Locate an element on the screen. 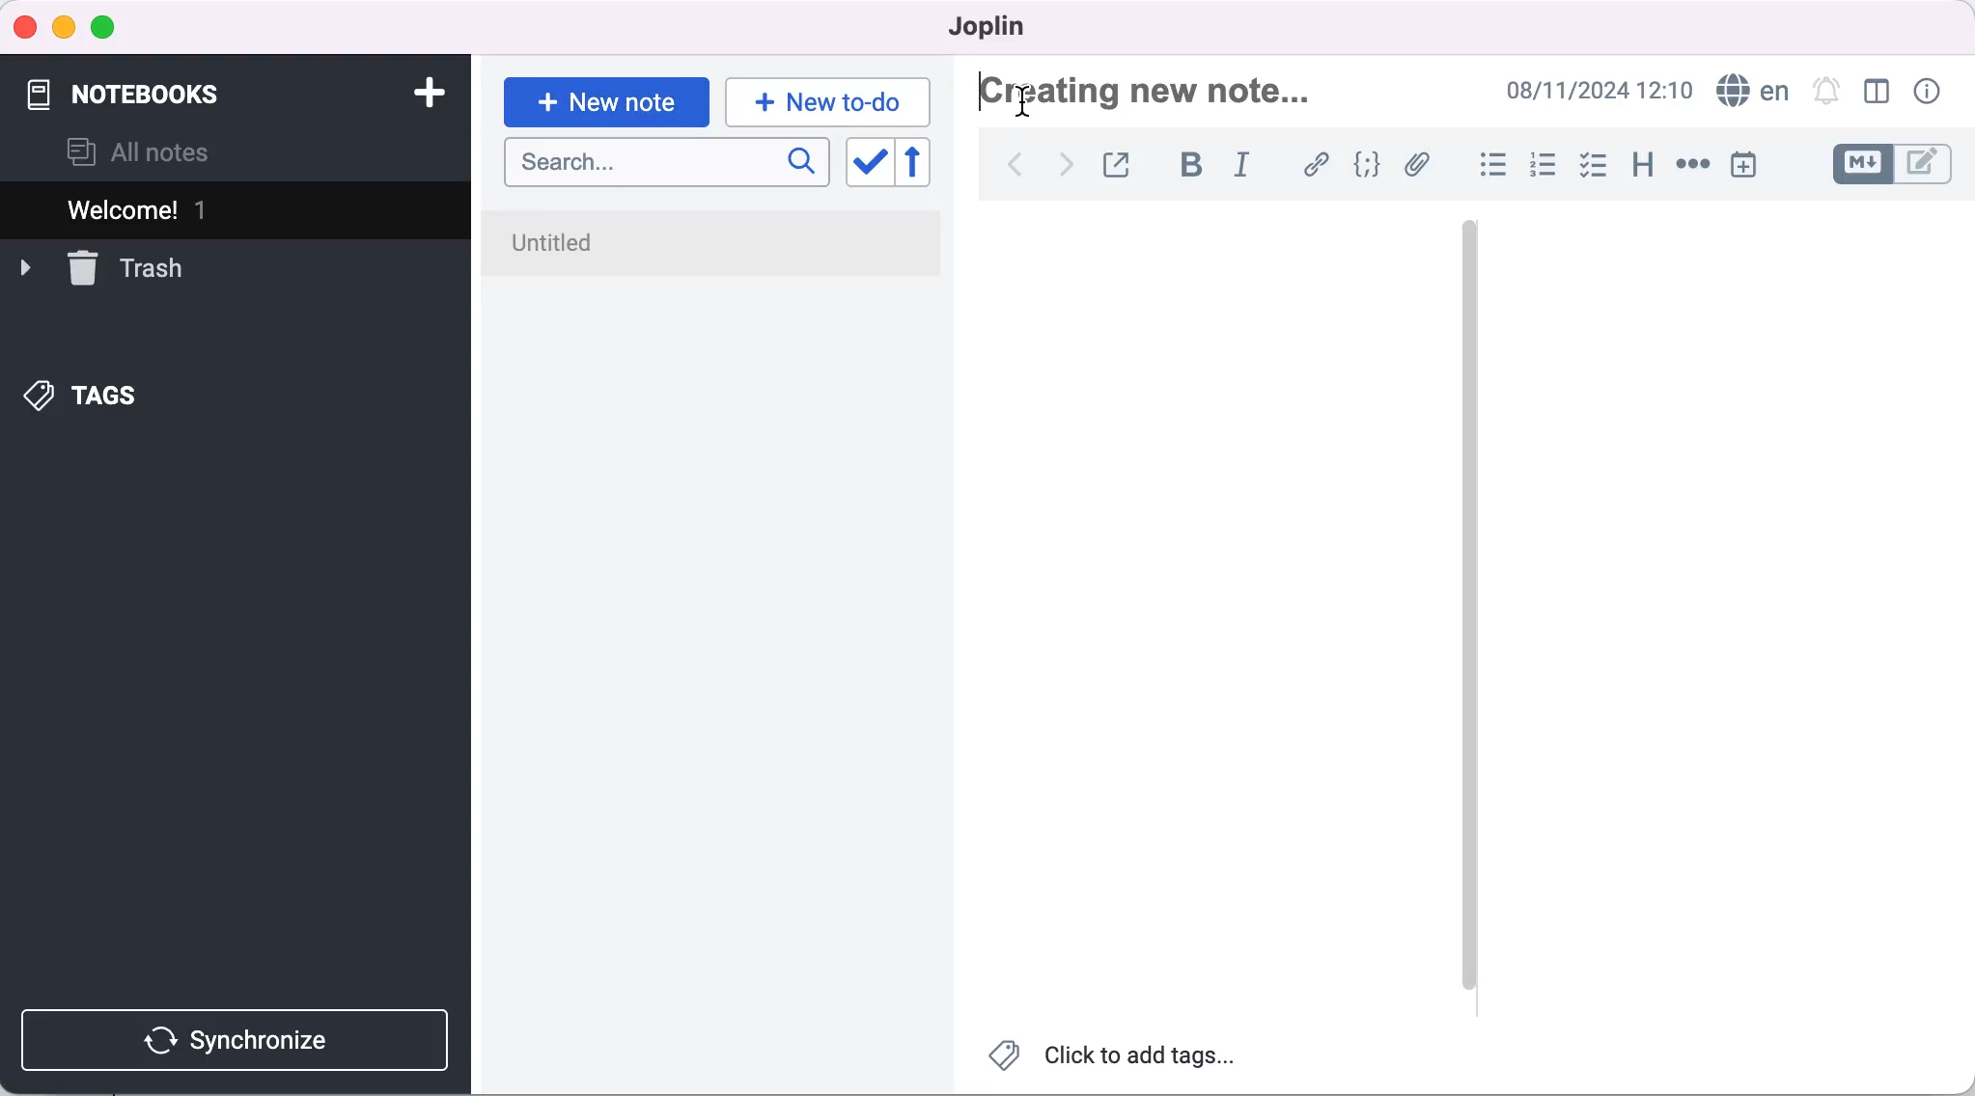  new to-do is located at coordinates (833, 101).